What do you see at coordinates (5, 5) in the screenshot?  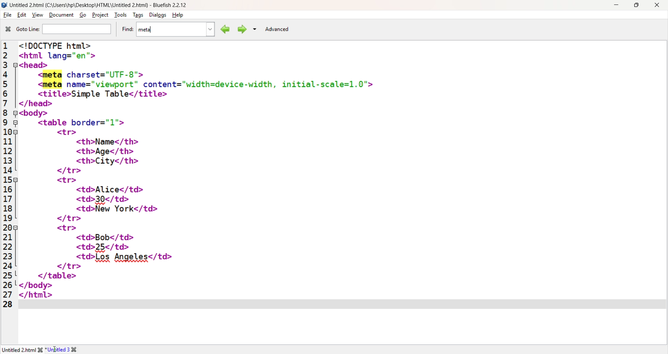 I see `Logo` at bounding box center [5, 5].